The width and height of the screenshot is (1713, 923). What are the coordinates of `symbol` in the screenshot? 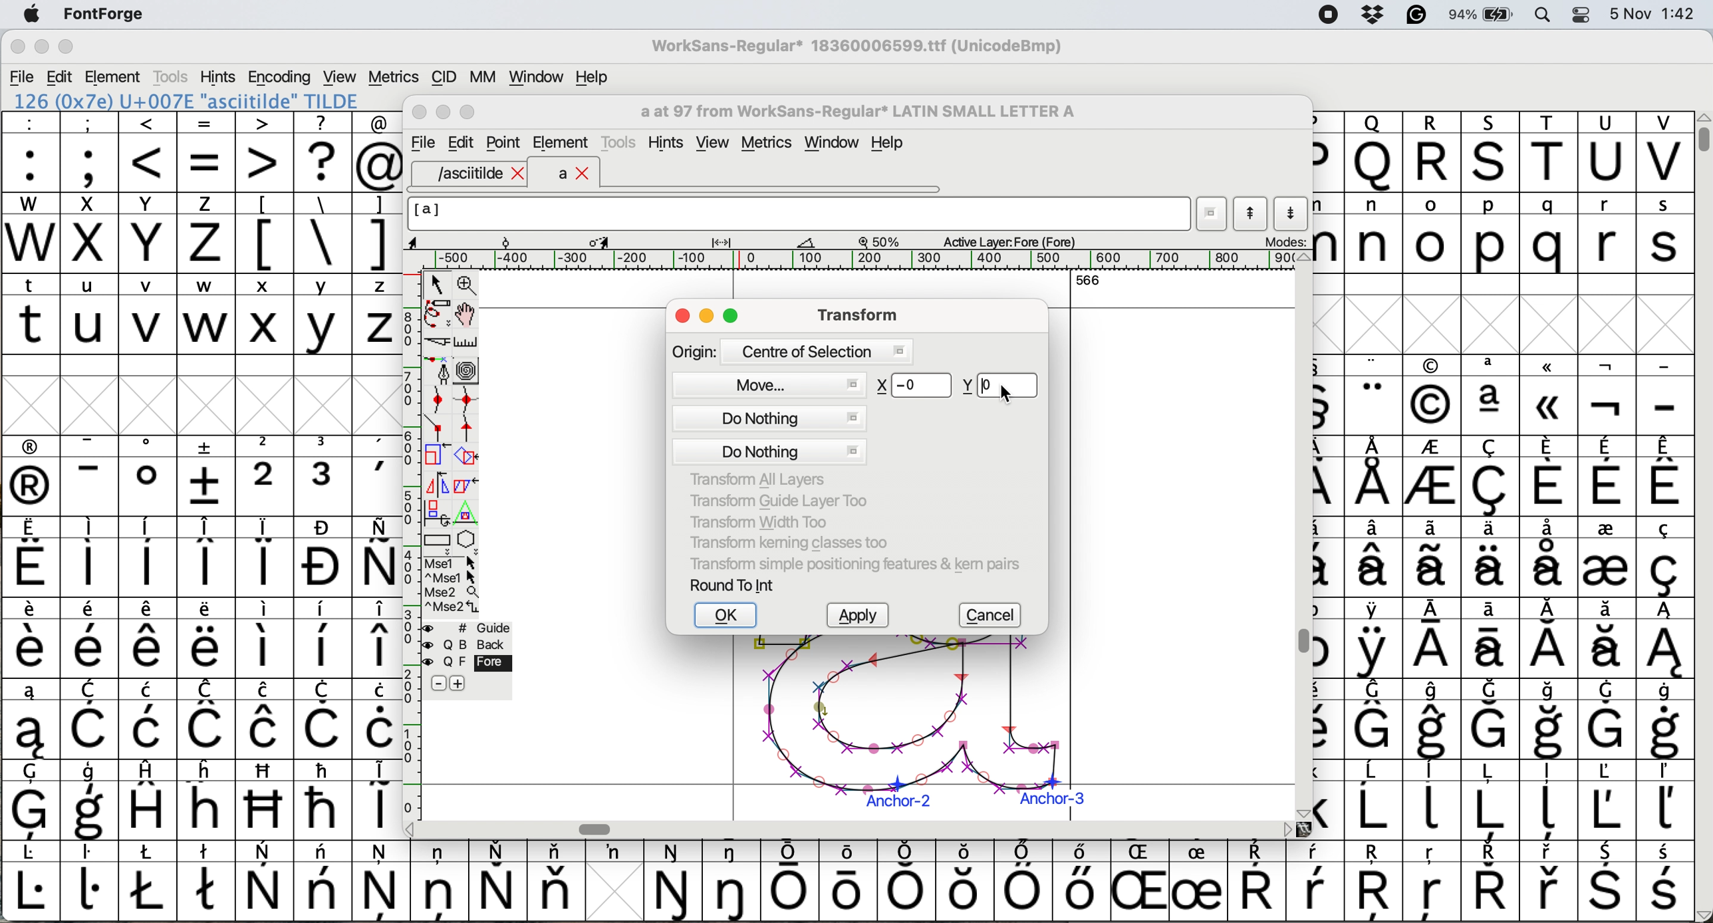 It's located at (148, 880).